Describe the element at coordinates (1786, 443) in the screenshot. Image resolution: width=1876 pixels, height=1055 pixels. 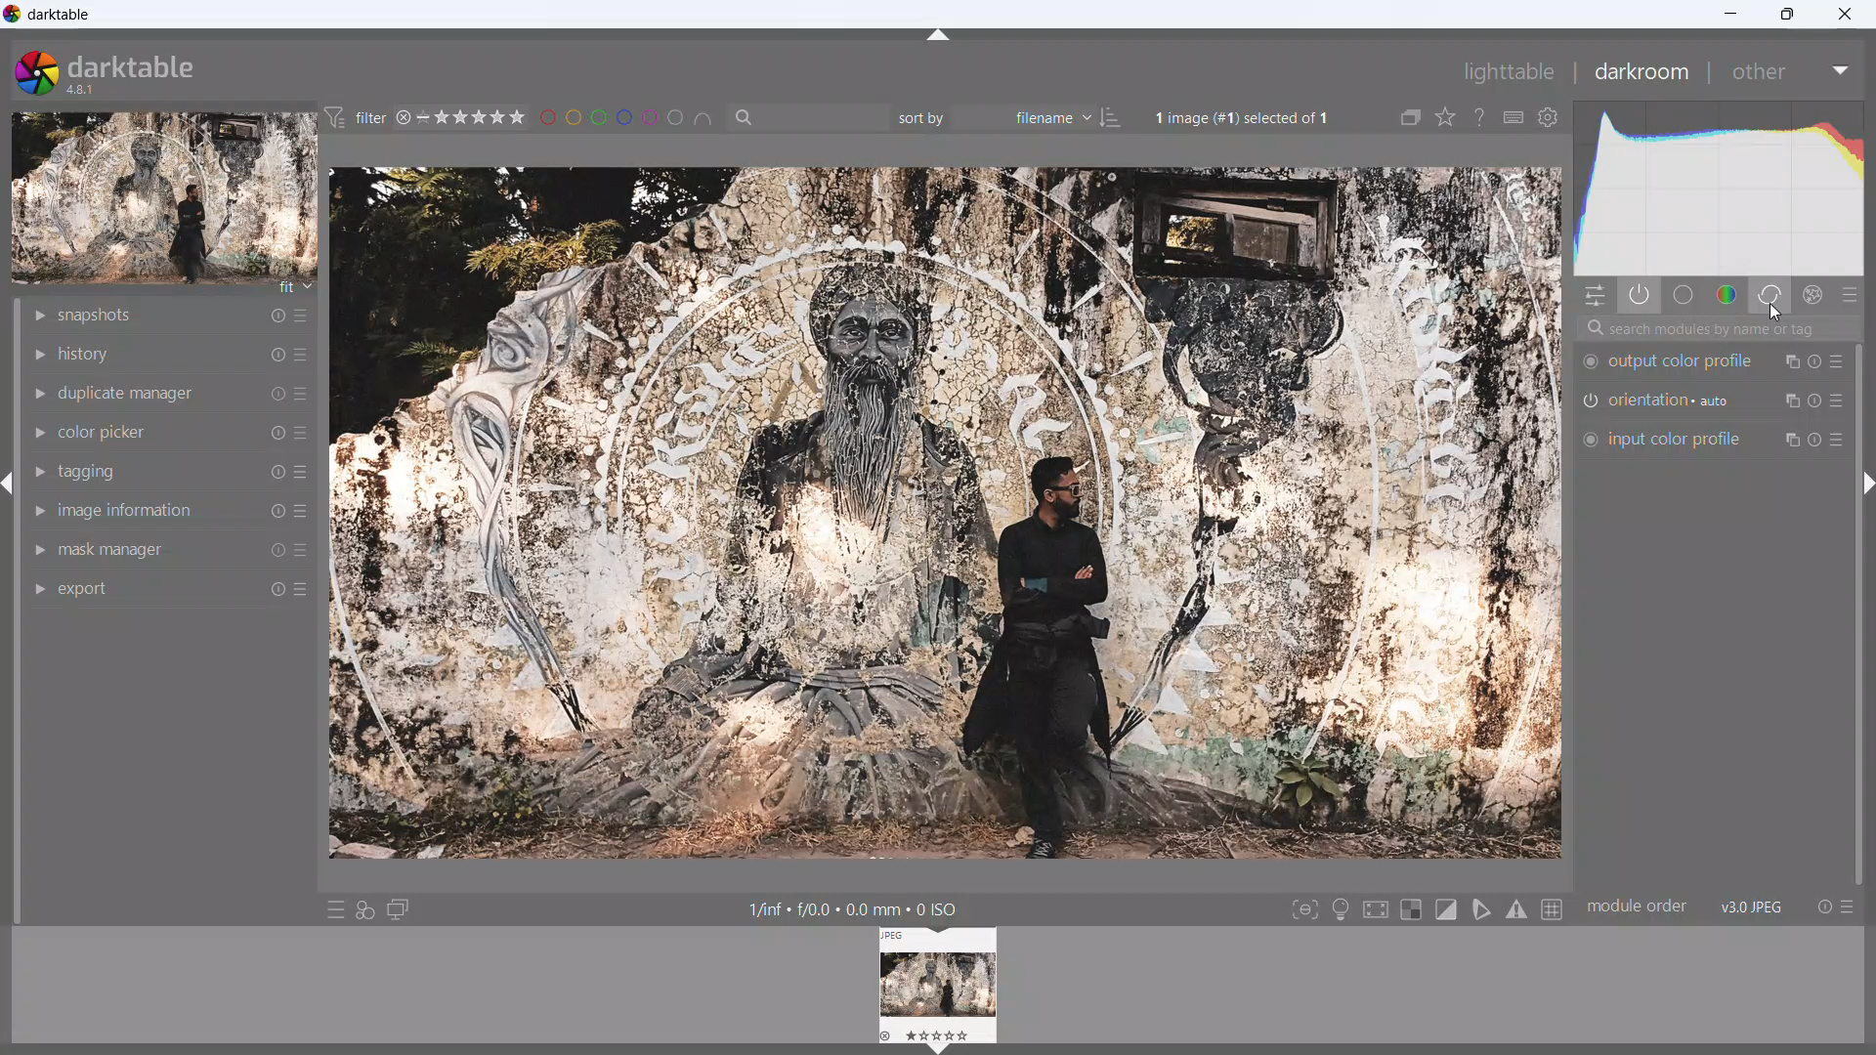
I see `multiple instance action` at that location.